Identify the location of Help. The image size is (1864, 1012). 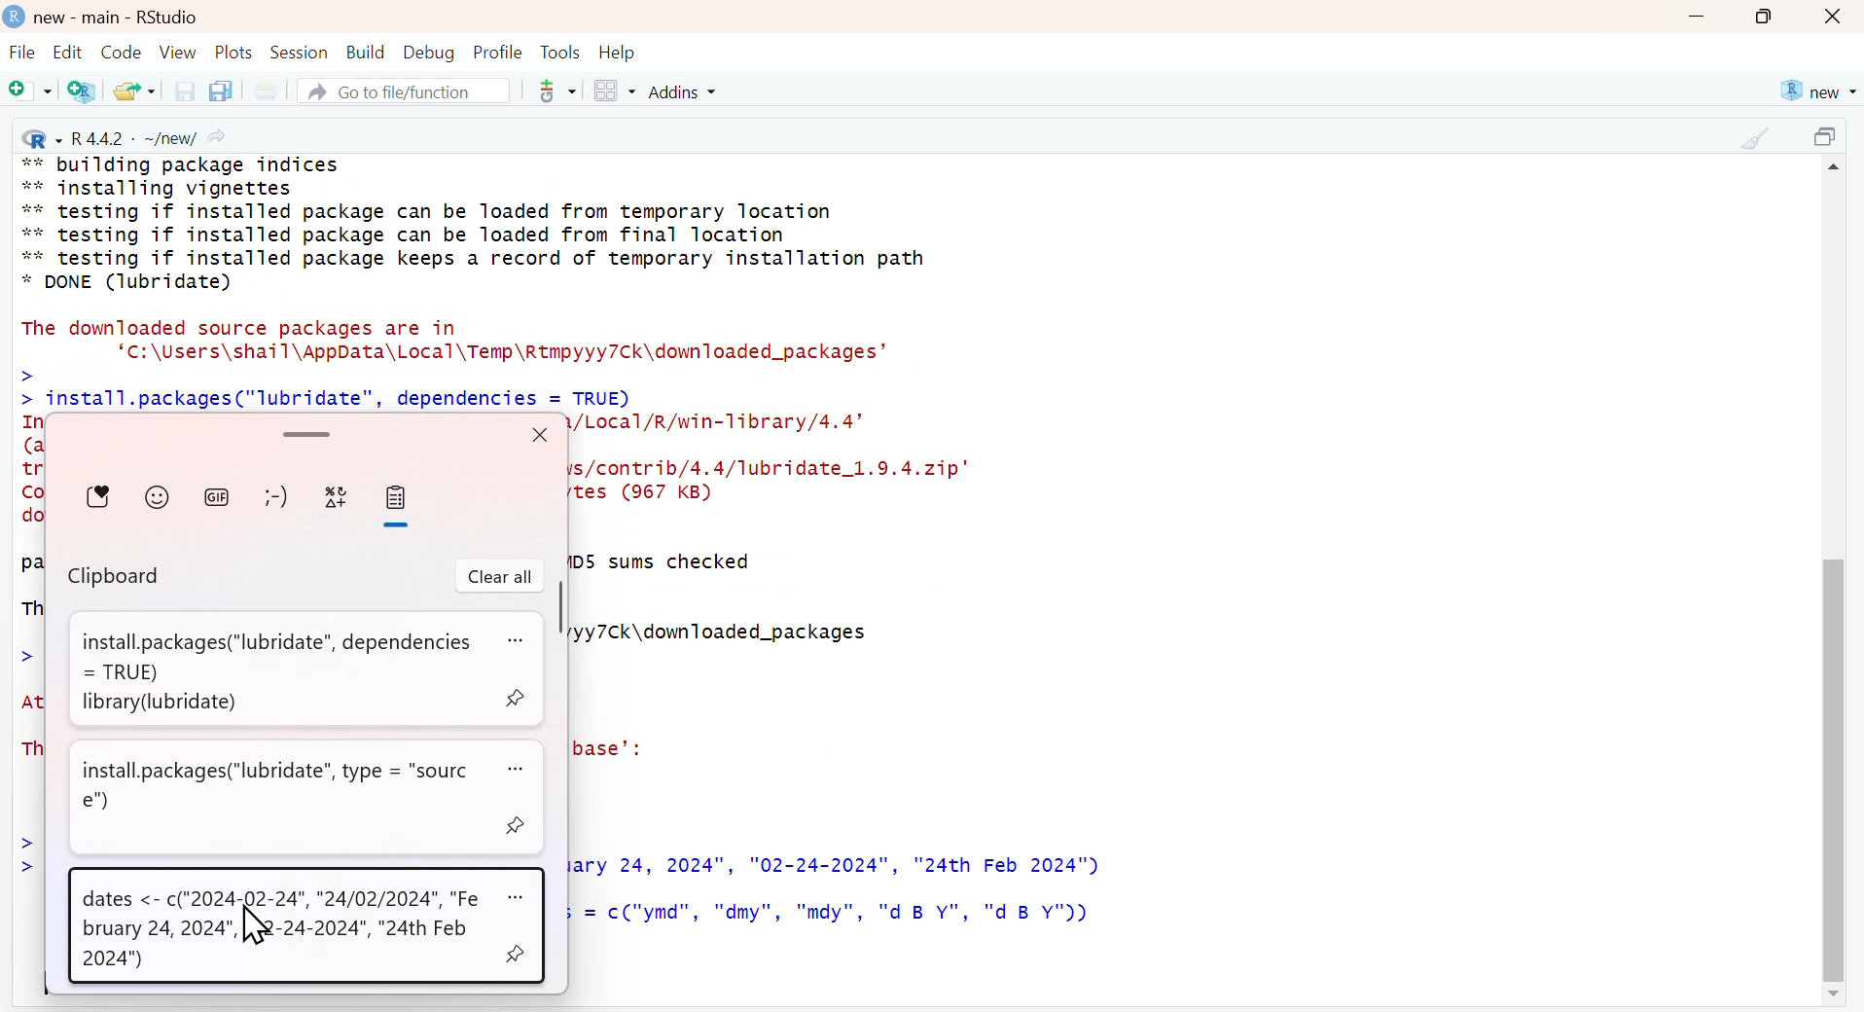
(618, 53).